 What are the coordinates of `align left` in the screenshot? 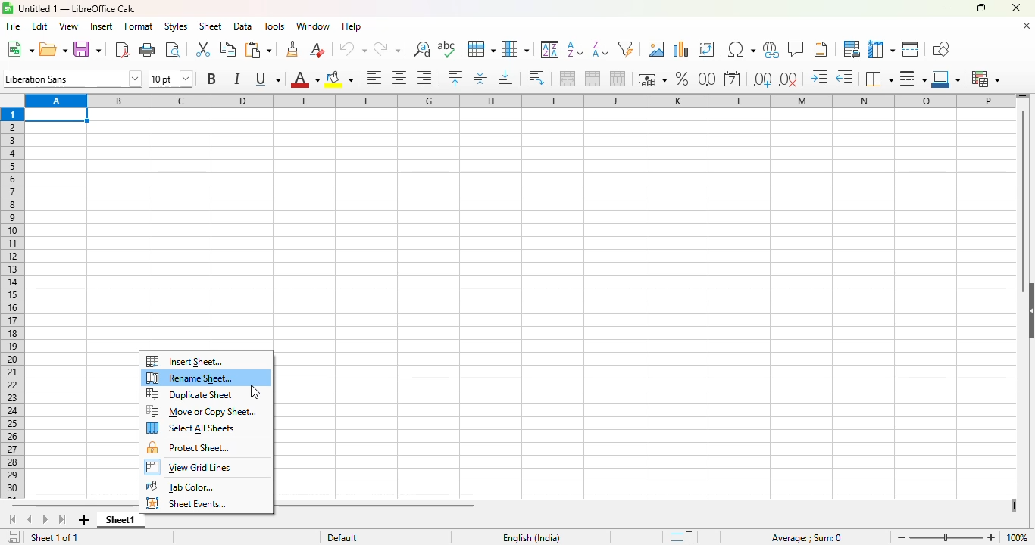 It's located at (375, 79).